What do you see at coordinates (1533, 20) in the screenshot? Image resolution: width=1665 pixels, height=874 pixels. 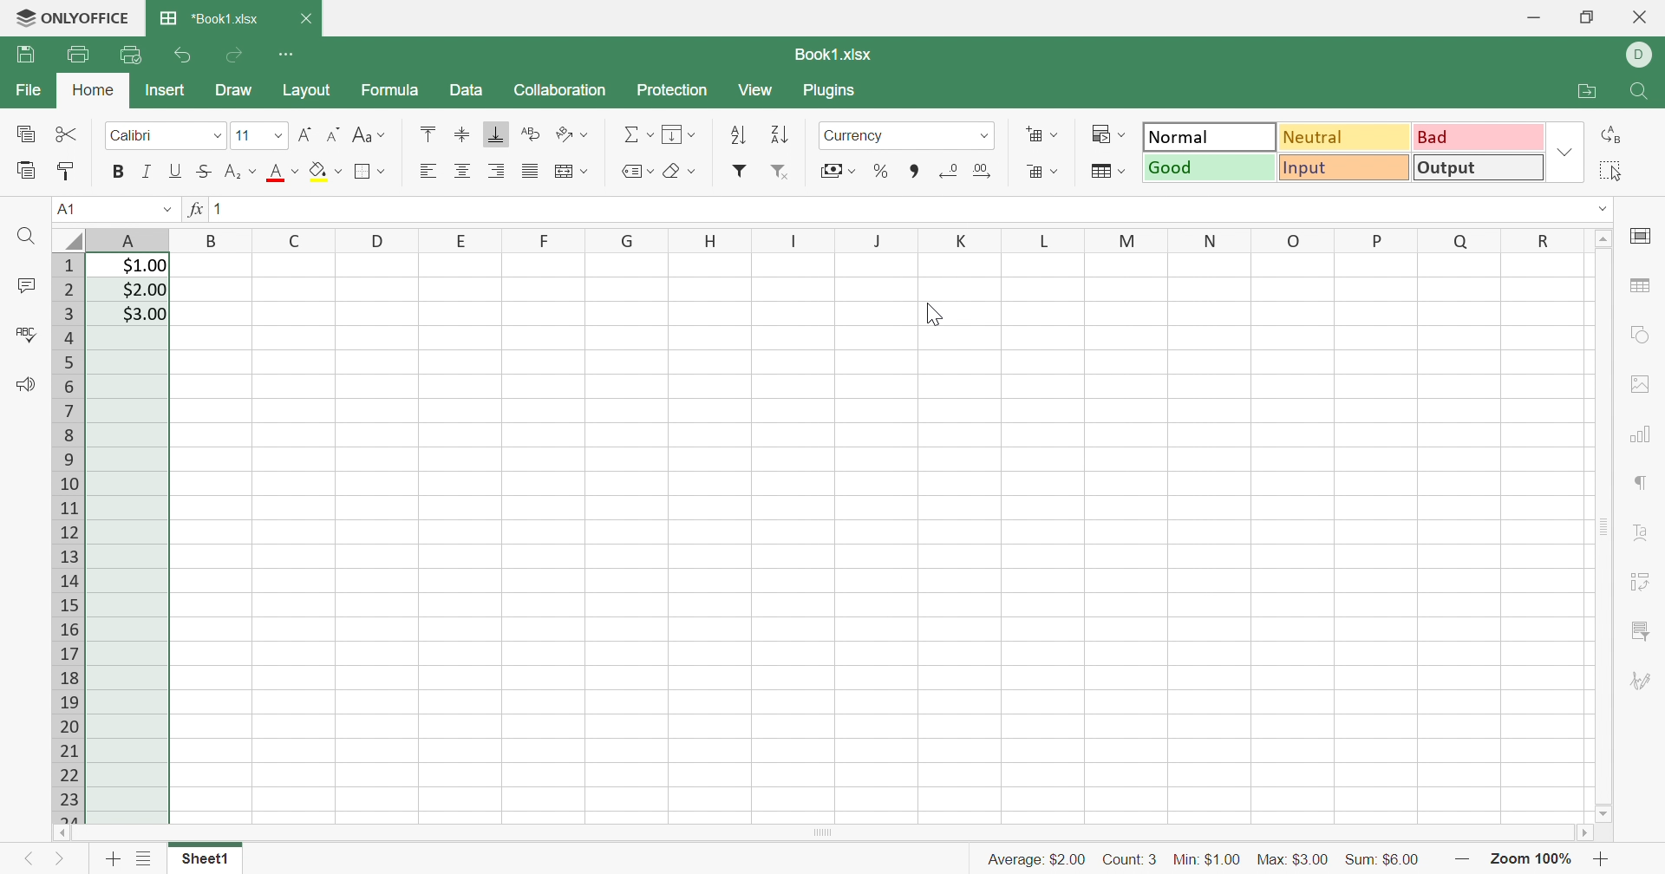 I see `Minimize` at bounding box center [1533, 20].